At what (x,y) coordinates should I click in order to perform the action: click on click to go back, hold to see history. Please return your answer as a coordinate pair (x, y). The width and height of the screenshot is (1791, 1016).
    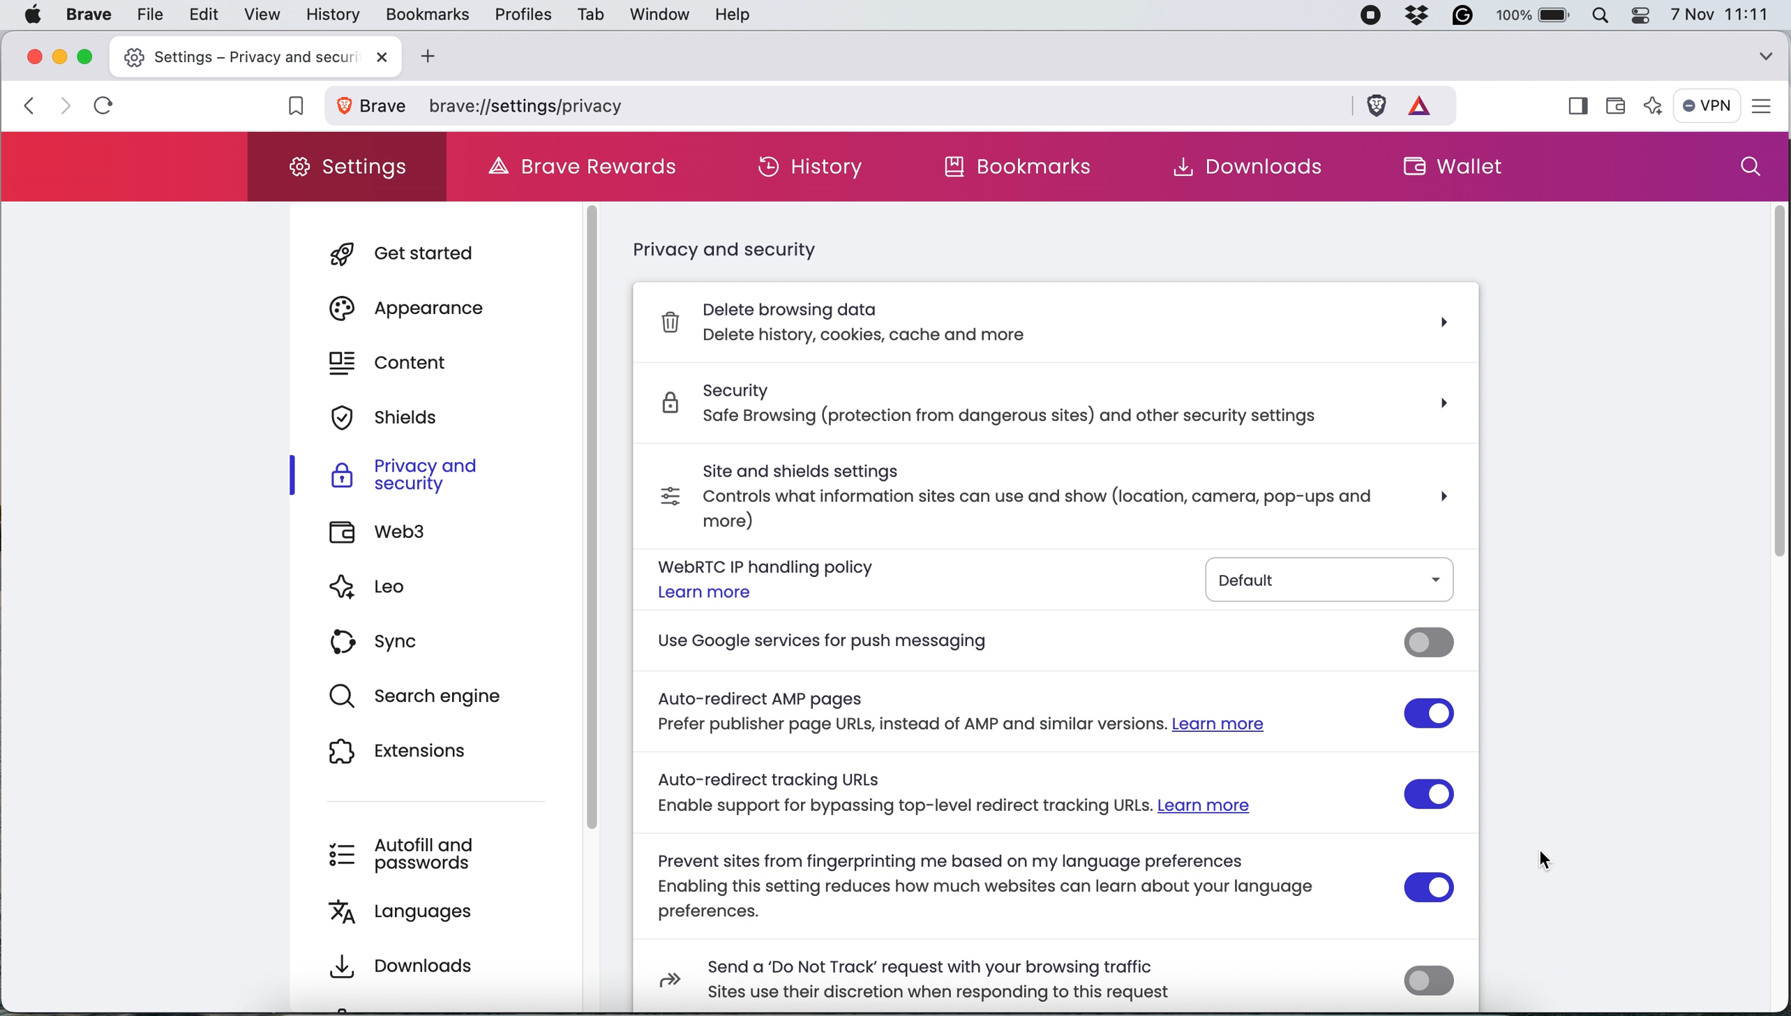
    Looking at the image, I should click on (25, 105).